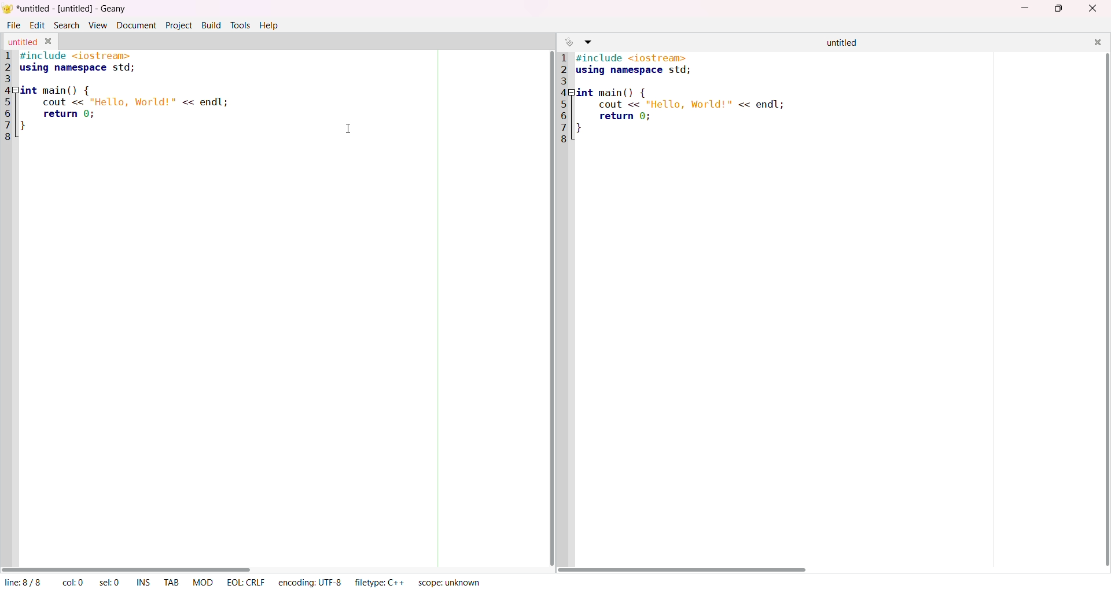  I want to click on FL LEGE COStTeam»
sing namespace std;
int main() {
cout << "Hello, World!" << endl;
return ©;, so click(679, 95).